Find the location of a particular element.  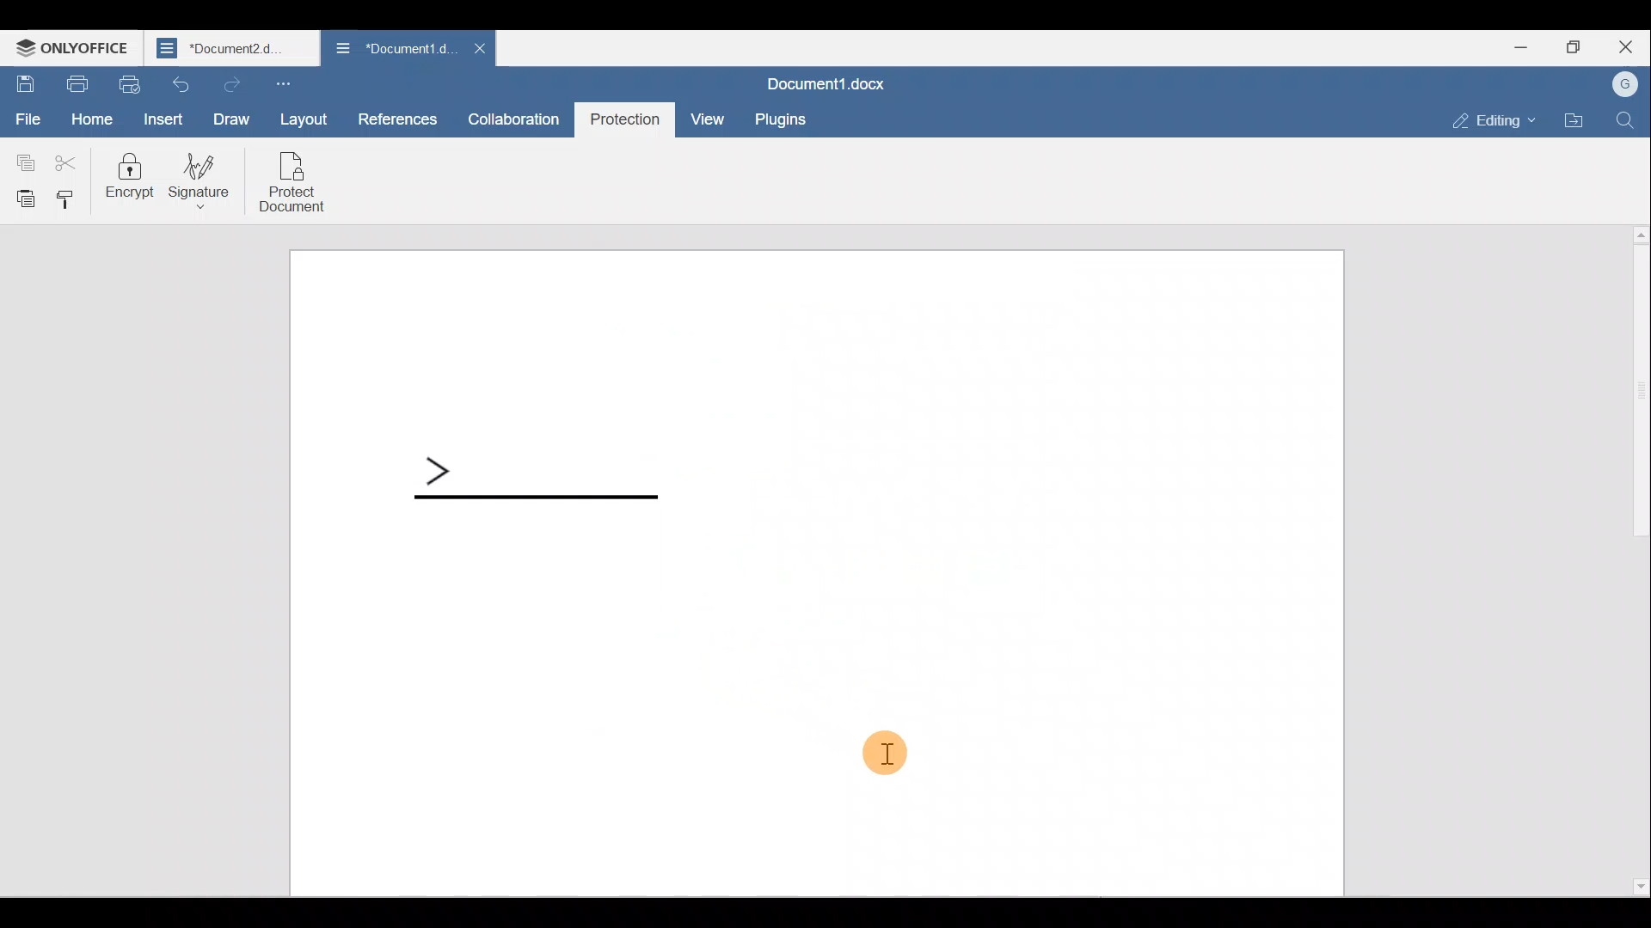

Quick print is located at coordinates (132, 82).